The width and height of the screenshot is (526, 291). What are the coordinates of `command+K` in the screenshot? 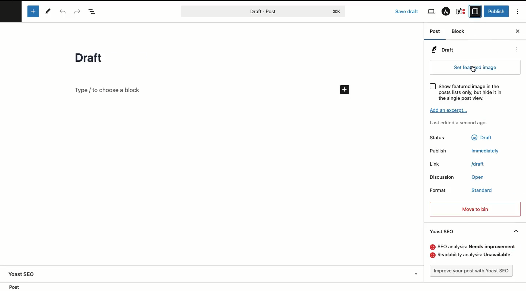 It's located at (337, 11).